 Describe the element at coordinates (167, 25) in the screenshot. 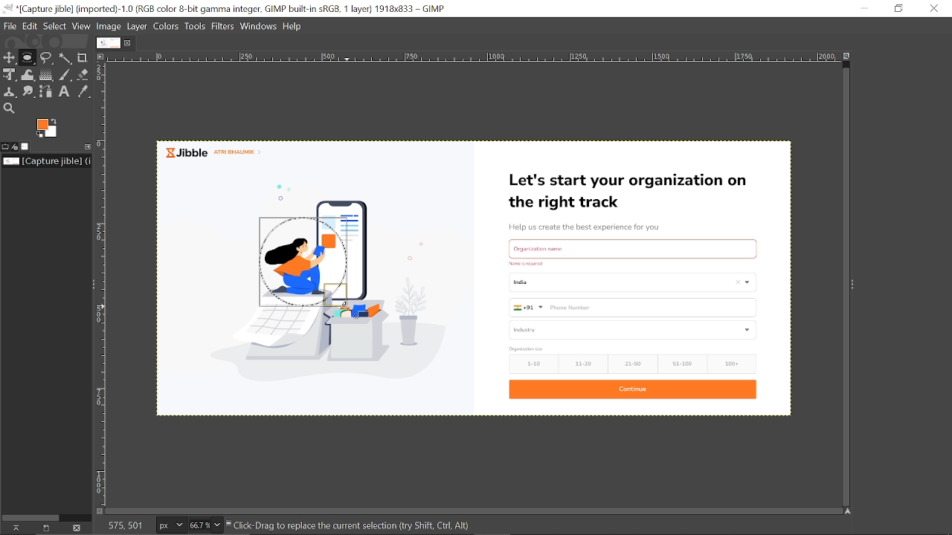

I see `Colors` at that location.